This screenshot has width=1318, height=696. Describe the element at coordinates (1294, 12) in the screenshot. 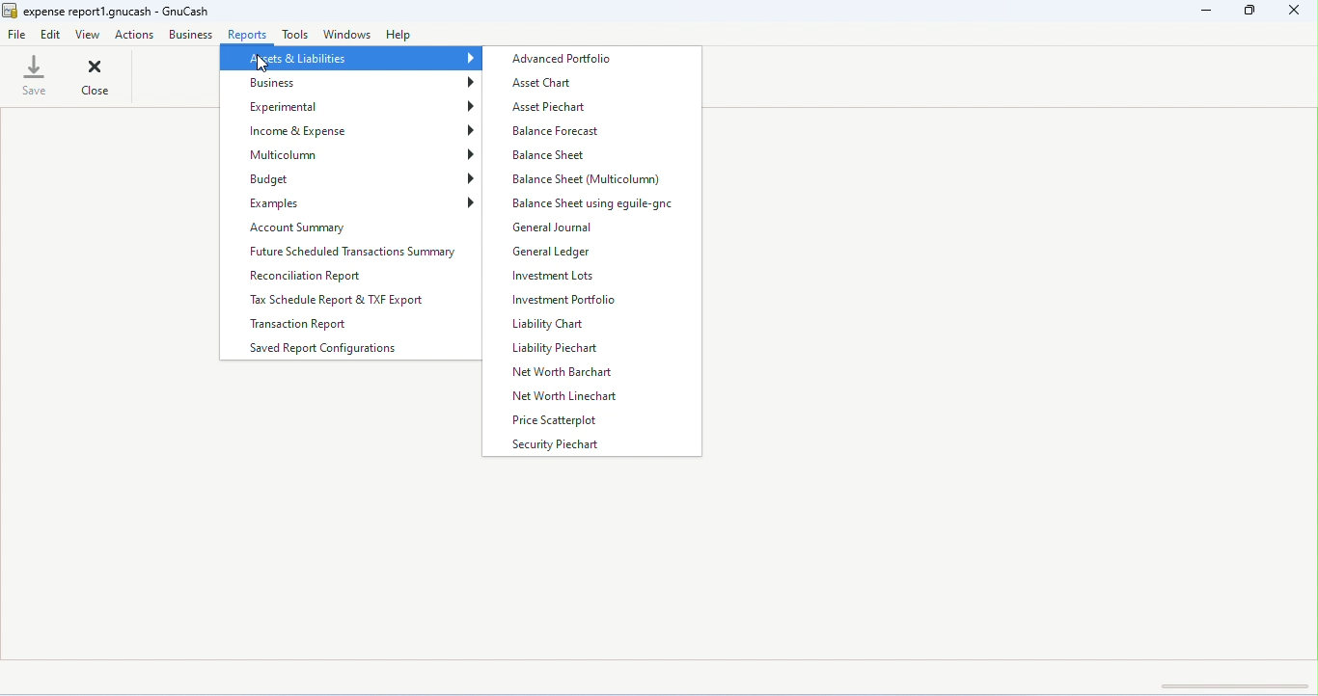

I see `close` at that location.